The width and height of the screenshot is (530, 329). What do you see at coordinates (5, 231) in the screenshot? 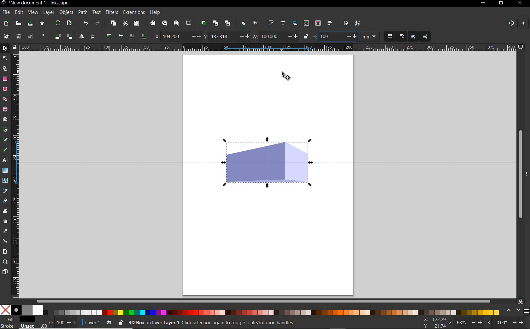
I see `eraser tool` at bounding box center [5, 231].